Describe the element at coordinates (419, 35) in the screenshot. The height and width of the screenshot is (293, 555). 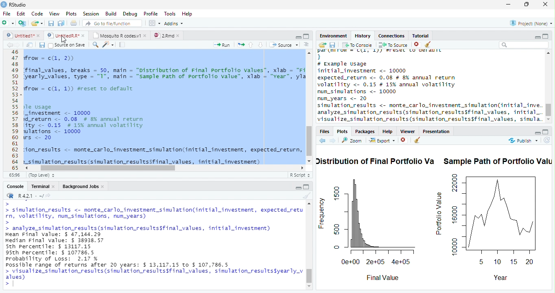
I see `Tutorial` at that location.